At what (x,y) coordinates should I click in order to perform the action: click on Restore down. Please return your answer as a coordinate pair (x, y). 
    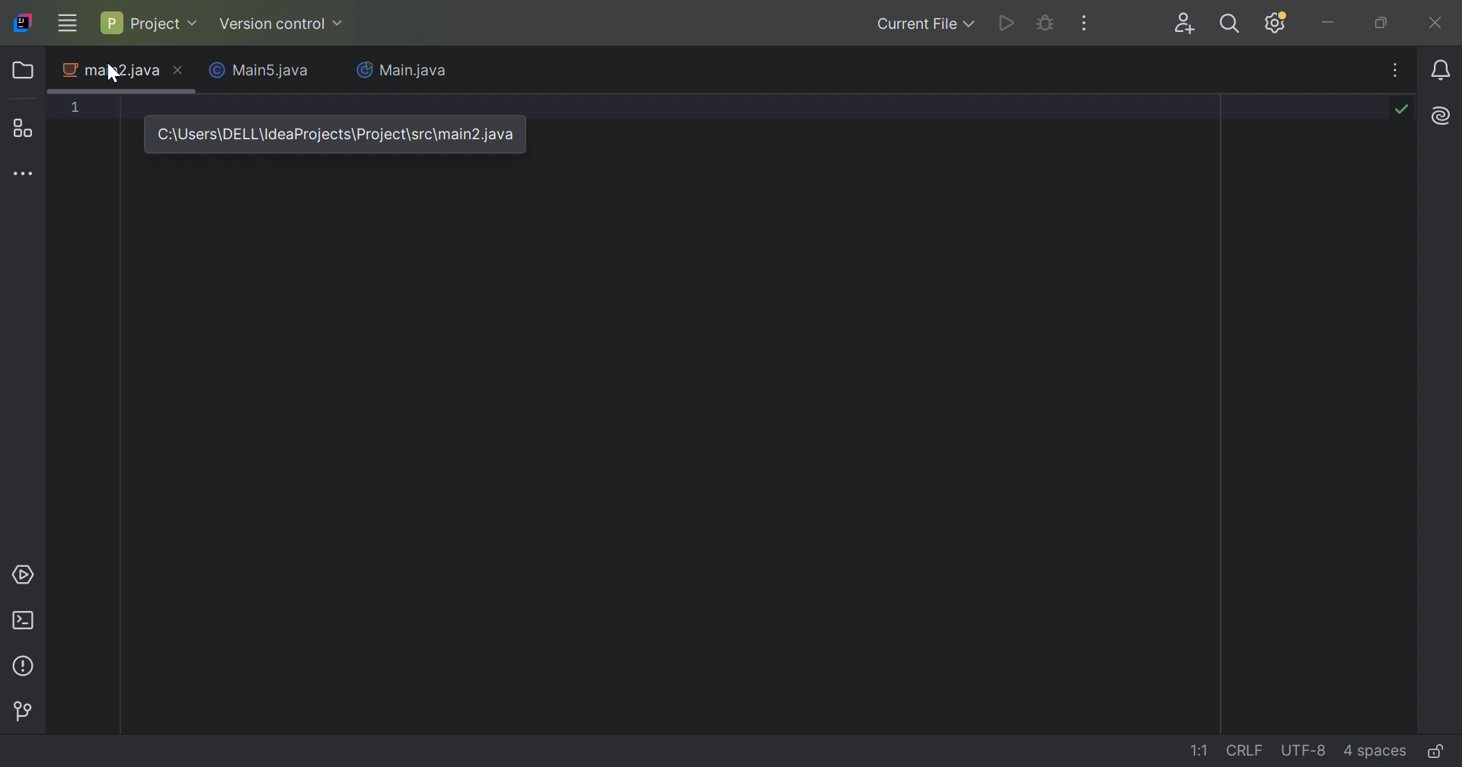
    Looking at the image, I should click on (1382, 23).